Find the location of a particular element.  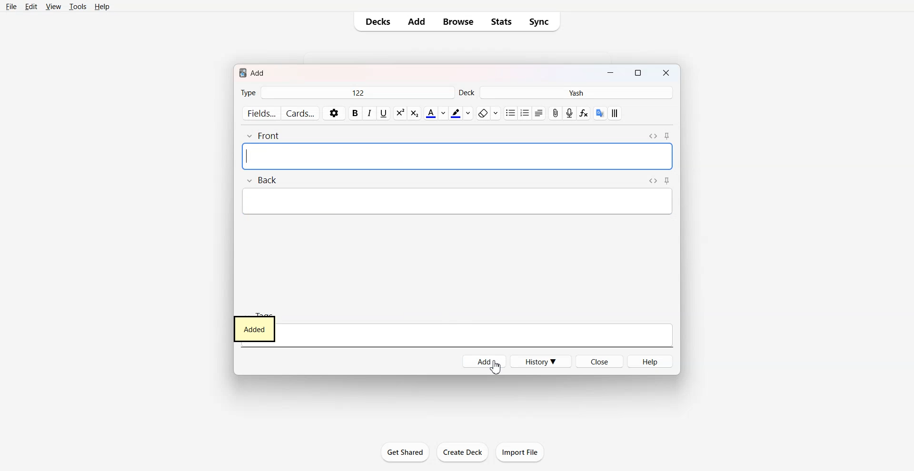

Fields is located at coordinates (261, 113).